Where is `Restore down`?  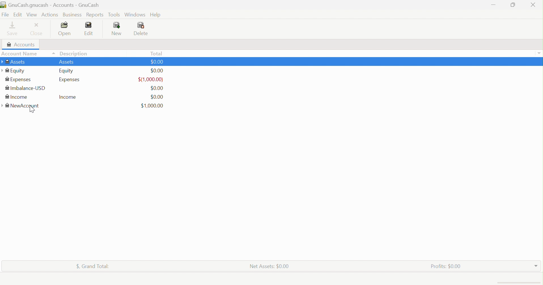
Restore down is located at coordinates (513, 5).